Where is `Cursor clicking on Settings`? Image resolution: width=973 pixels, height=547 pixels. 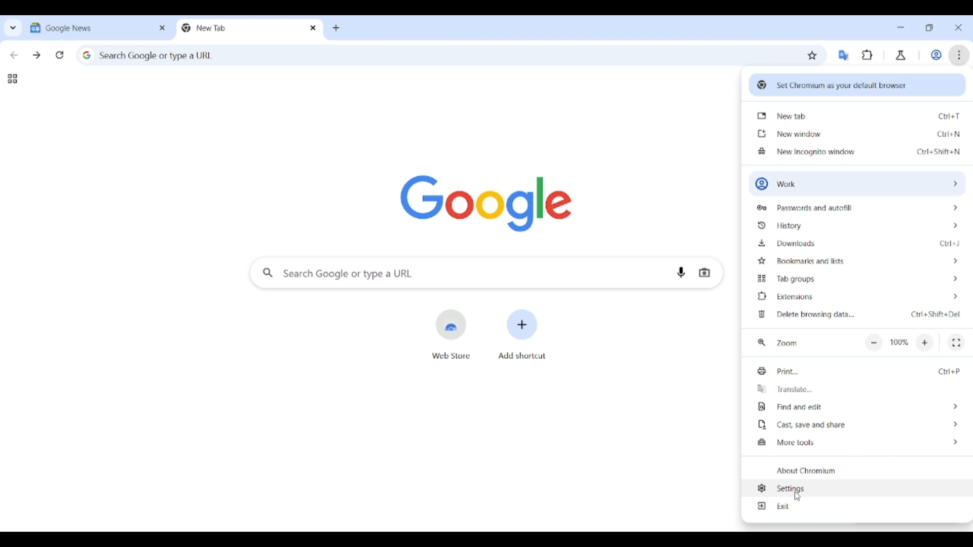 Cursor clicking on Settings is located at coordinates (798, 497).